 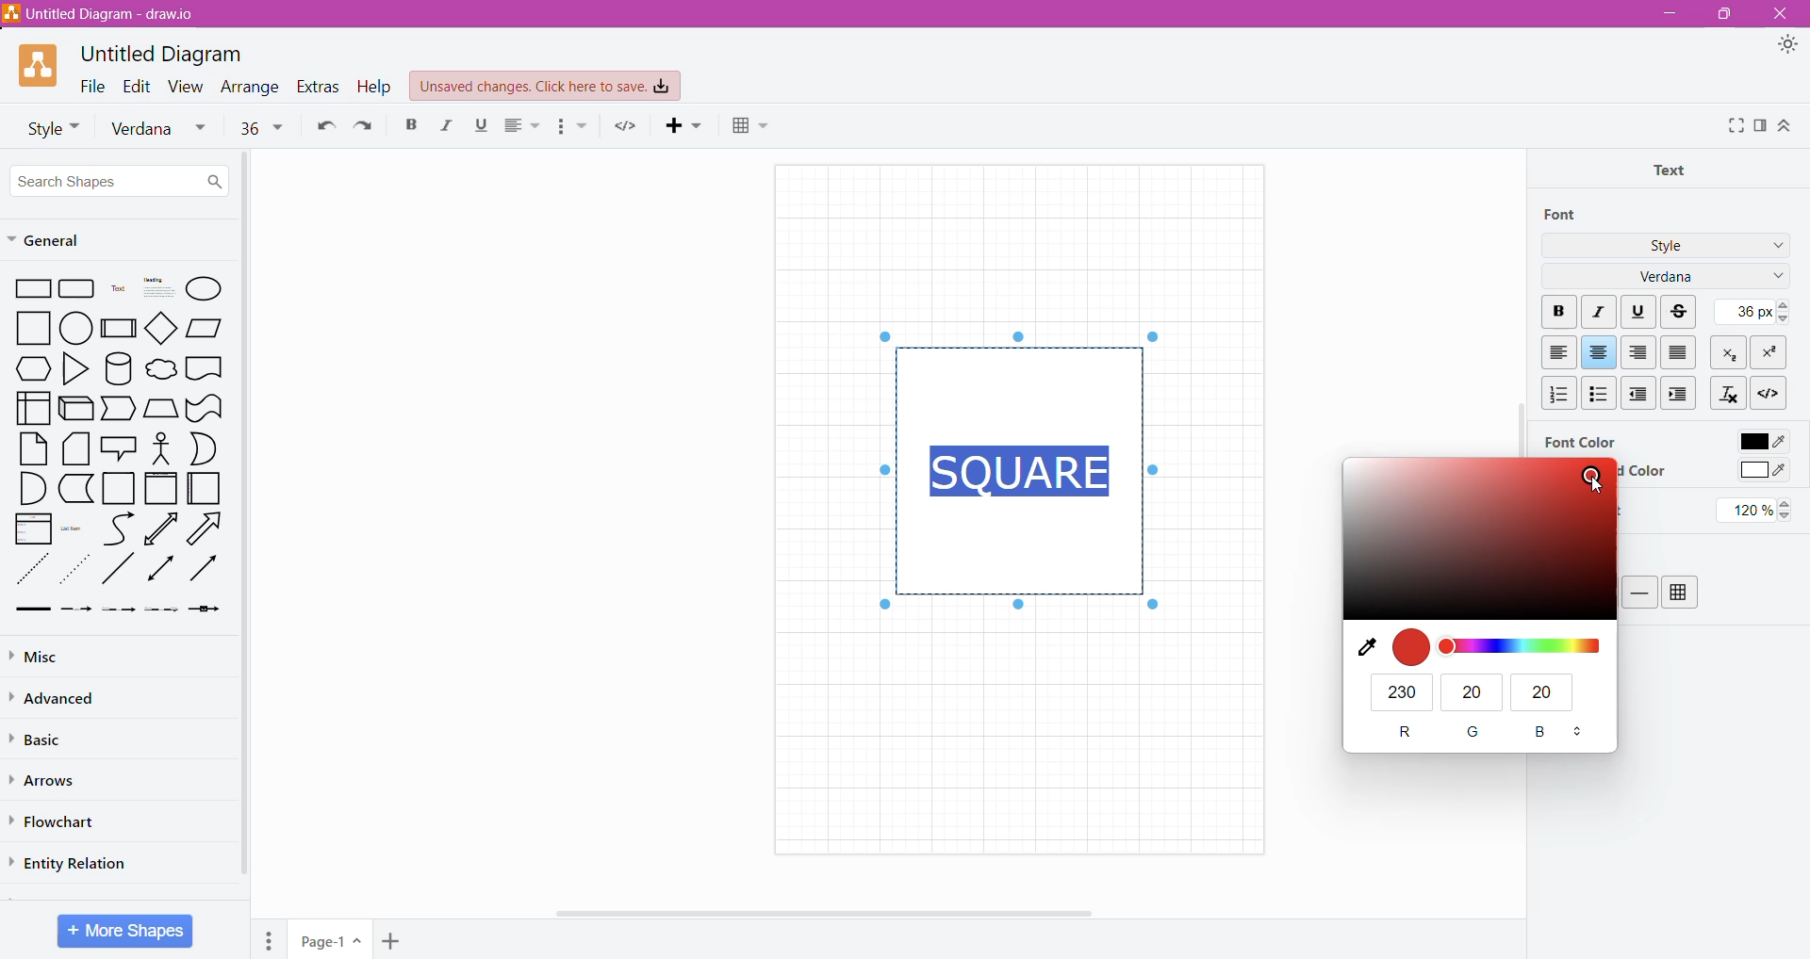 What do you see at coordinates (1405, 732) in the screenshot?
I see `R` at bounding box center [1405, 732].